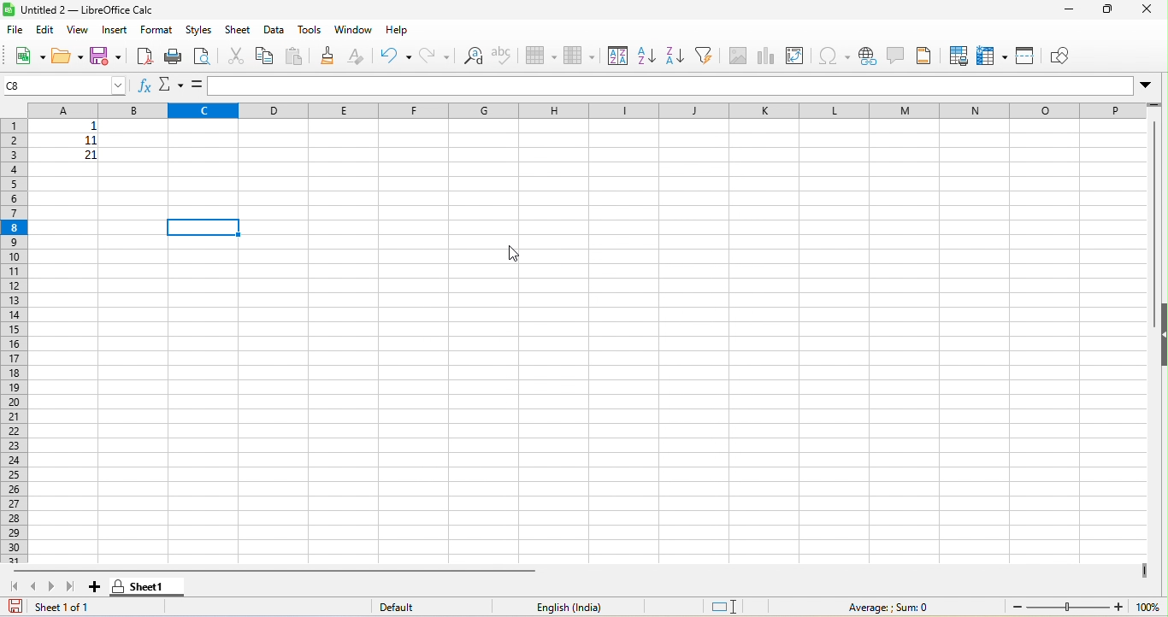  What do you see at coordinates (511, 55) in the screenshot?
I see `spelling` at bounding box center [511, 55].